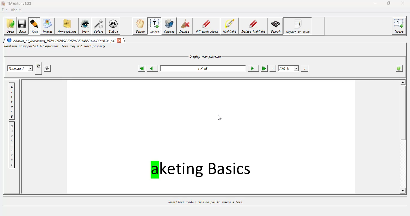  What do you see at coordinates (402, 3) in the screenshot?
I see `close` at bounding box center [402, 3].